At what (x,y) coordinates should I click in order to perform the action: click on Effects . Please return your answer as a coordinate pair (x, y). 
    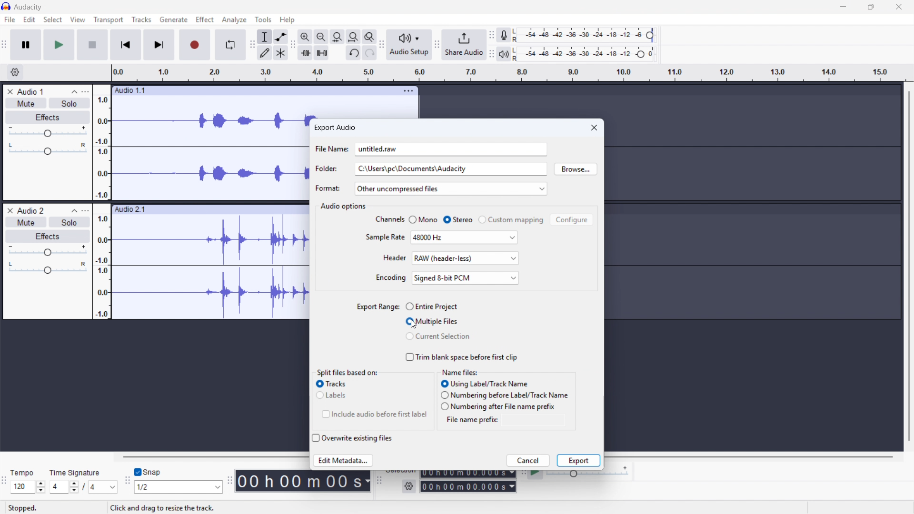
    Looking at the image, I should click on (48, 118).